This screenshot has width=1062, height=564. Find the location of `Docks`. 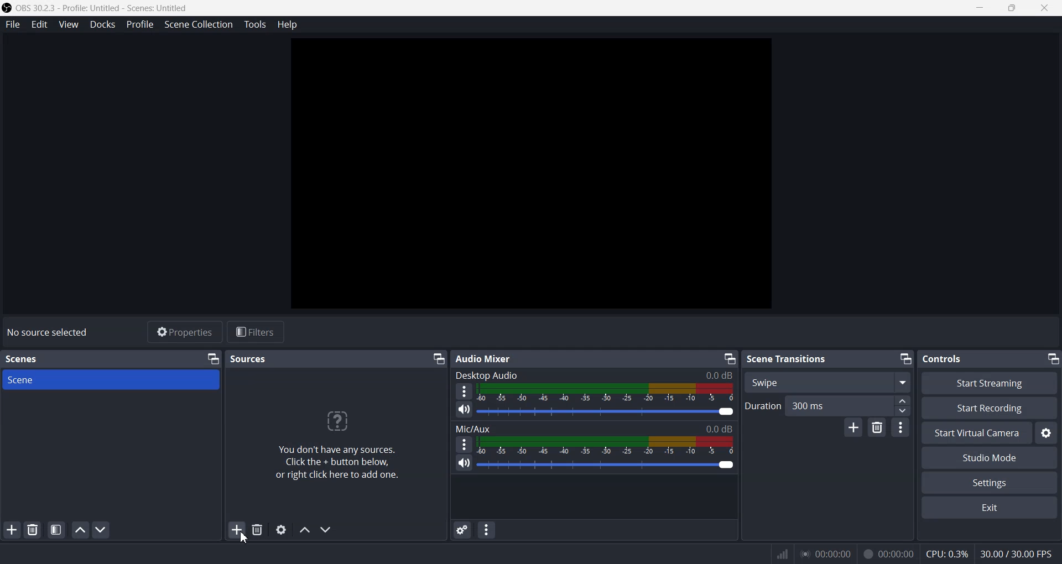

Docks is located at coordinates (103, 25).